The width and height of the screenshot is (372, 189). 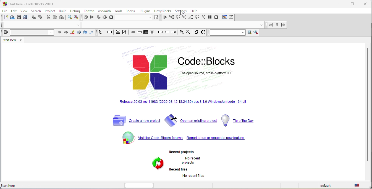 I want to click on continue, so click(x=166, y=18).